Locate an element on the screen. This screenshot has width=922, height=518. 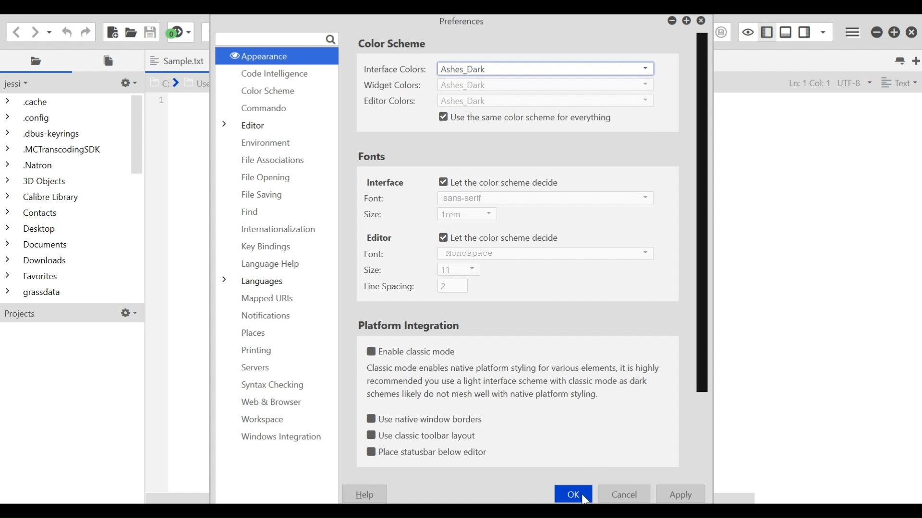
Save Macro as Toolbox as Superscript is located at coordinates (722, 32).